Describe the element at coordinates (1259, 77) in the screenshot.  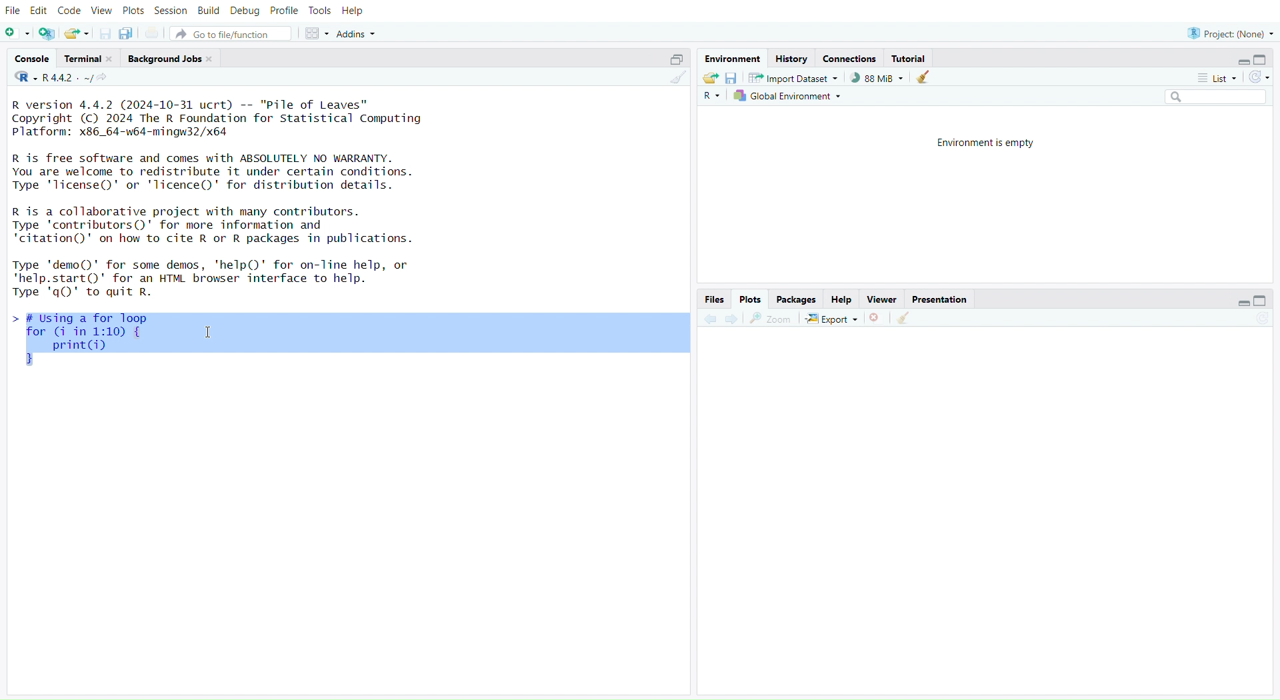
I see `refresh list` at that location.